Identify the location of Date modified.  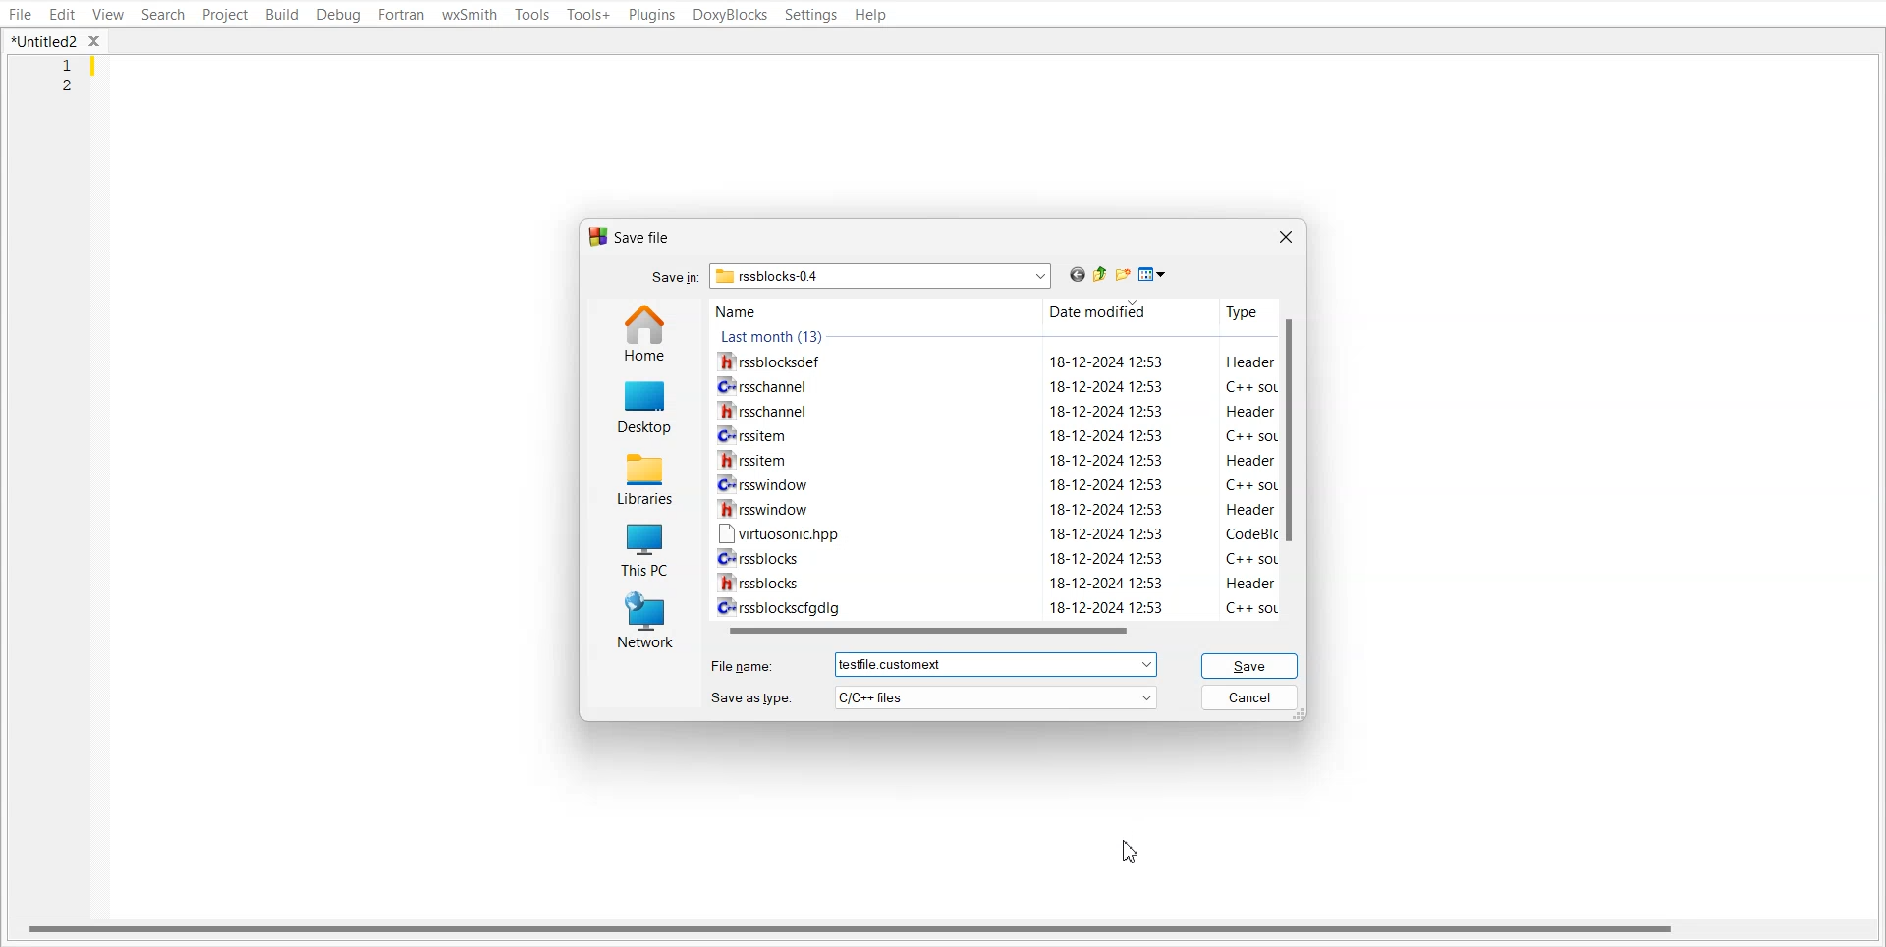
(1115, 310).